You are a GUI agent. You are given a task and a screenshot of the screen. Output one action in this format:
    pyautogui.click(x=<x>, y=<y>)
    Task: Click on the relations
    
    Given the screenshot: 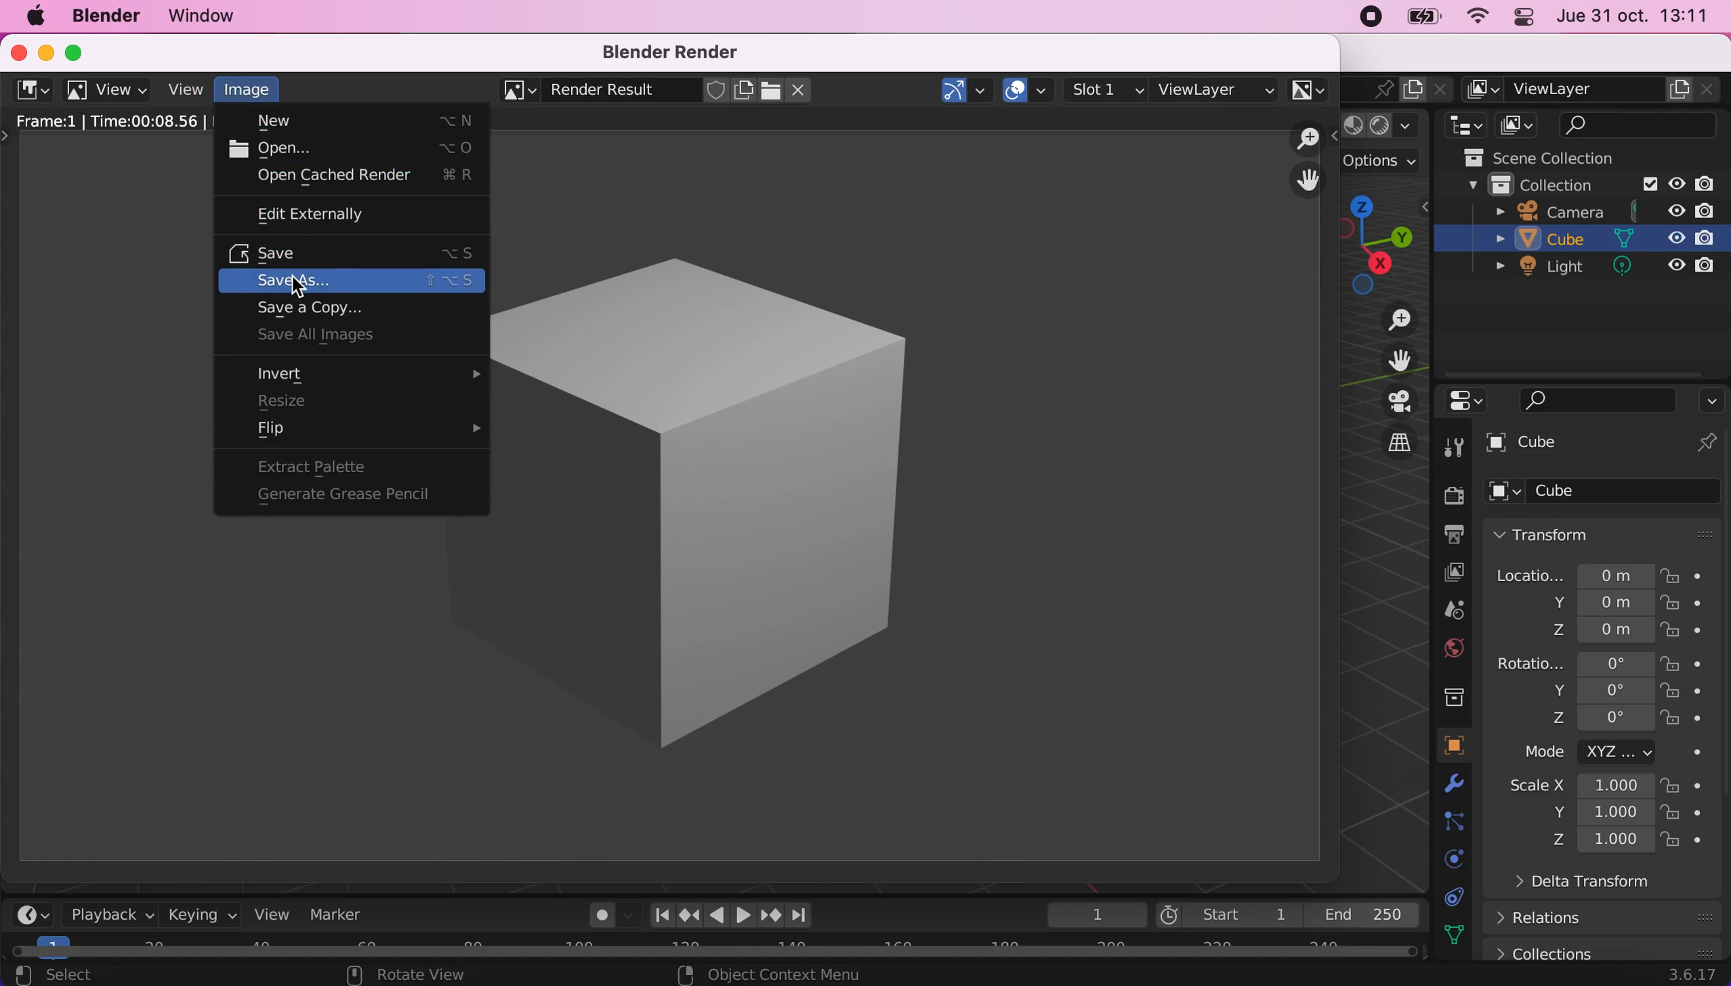 What is the action you would take?
    pyautogui.click(x=1548, y=918)
    